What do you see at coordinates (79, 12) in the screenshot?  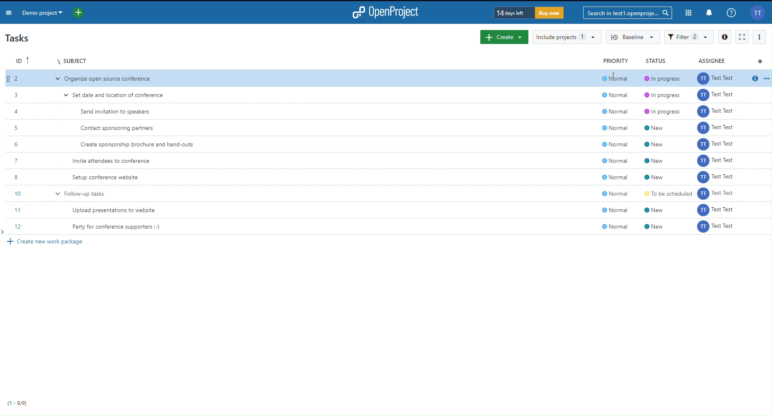 I see `New Project` at bounding box center [79, 12].